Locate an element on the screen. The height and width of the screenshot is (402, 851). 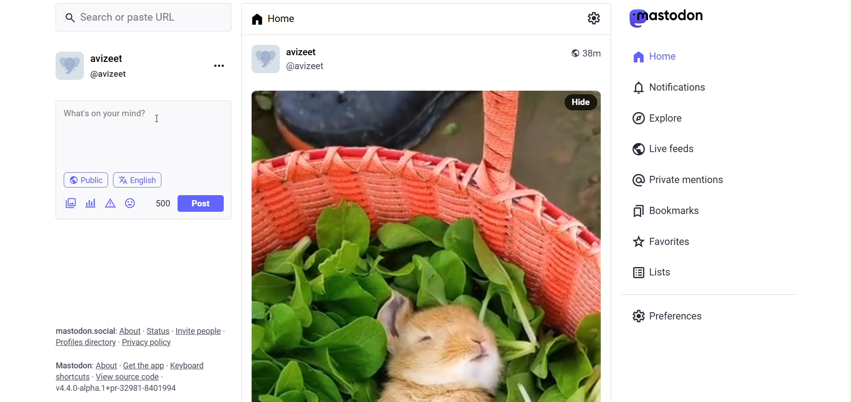
Hide Image is located at coordinates (581, 103).